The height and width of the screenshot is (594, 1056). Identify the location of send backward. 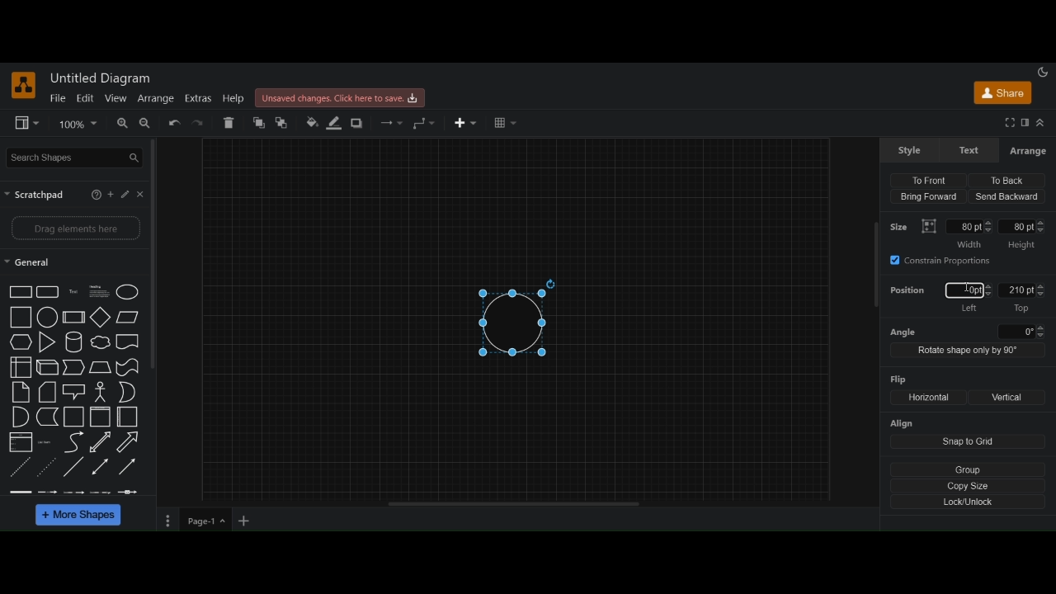
(1007, 196).